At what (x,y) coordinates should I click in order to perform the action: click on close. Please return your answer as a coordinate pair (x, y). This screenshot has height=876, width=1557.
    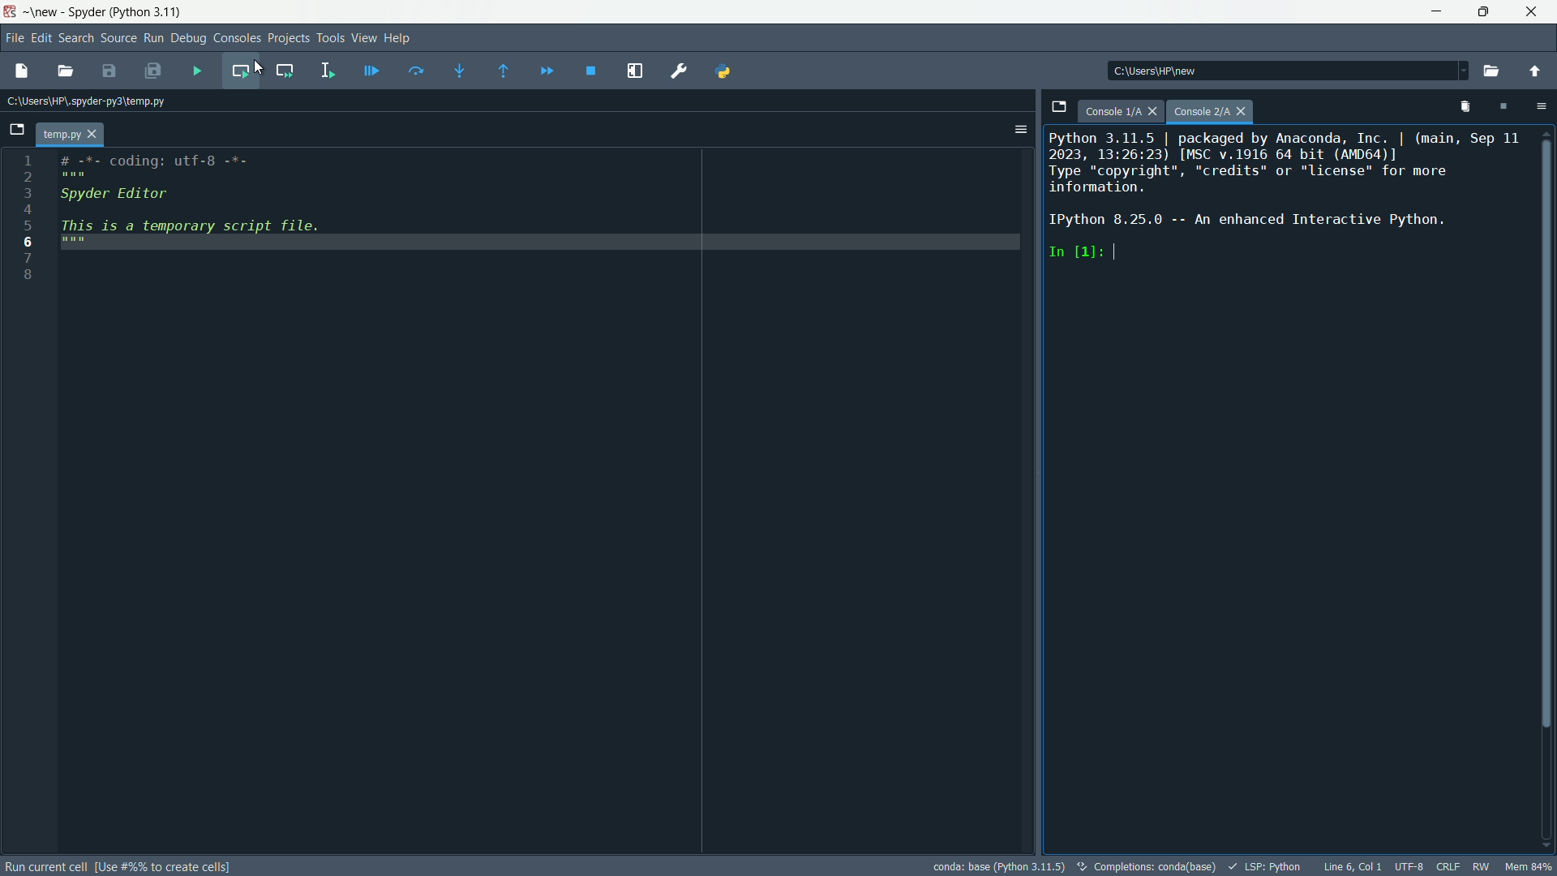
    Looking at the image, I should click on (95, 135).